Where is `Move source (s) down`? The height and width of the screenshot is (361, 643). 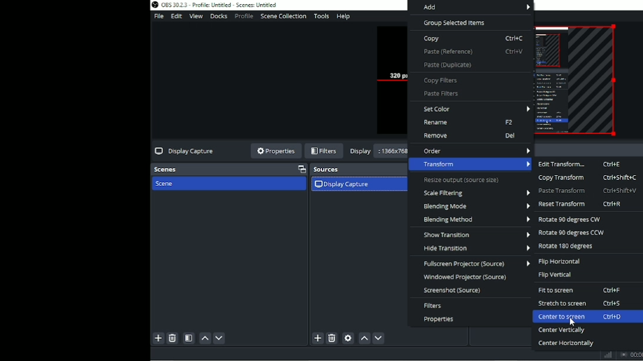 Move source (s) down is located at coordinates (379, 338).